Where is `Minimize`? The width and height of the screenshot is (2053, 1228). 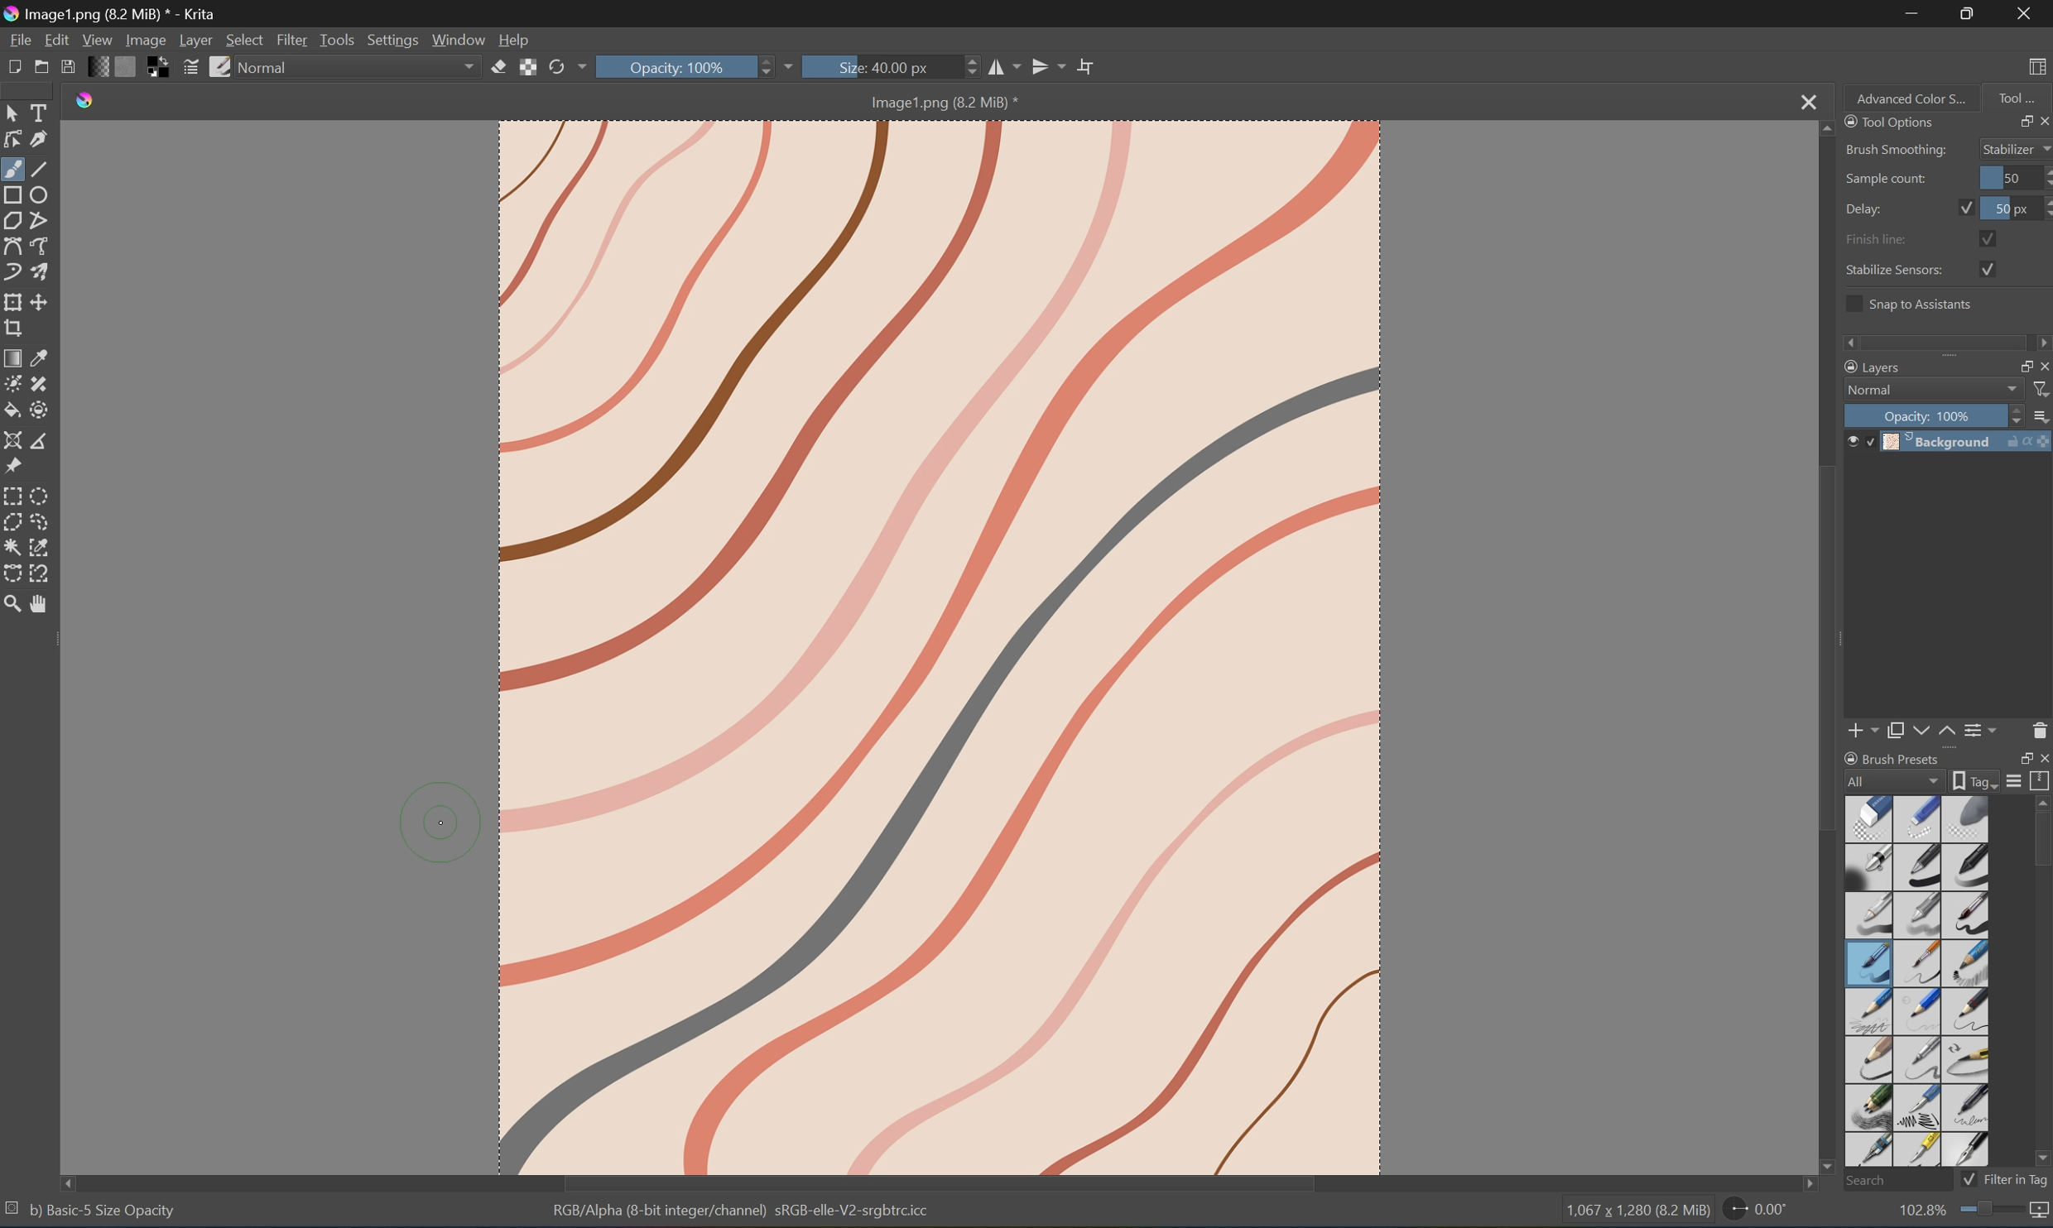 Minimize is located at coordinates (1913, 14).